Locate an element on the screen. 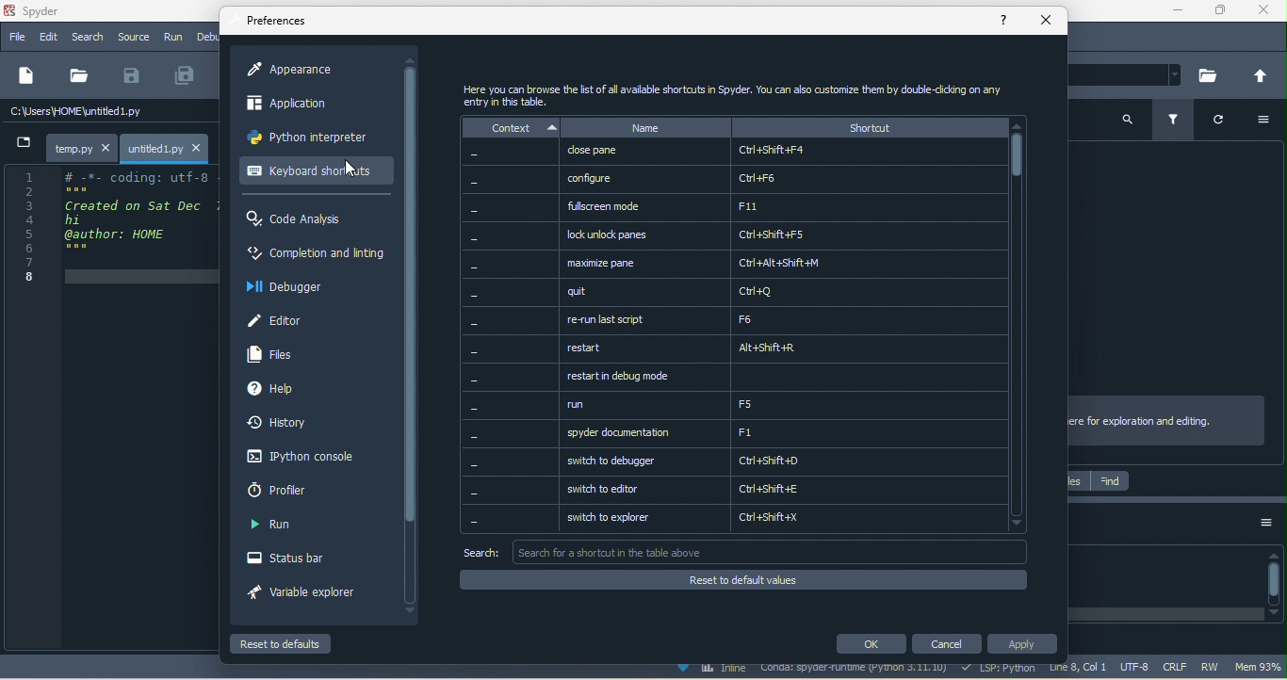 The image size is (1287, 680). lock unlock panes is located at coordinates (781, 234).